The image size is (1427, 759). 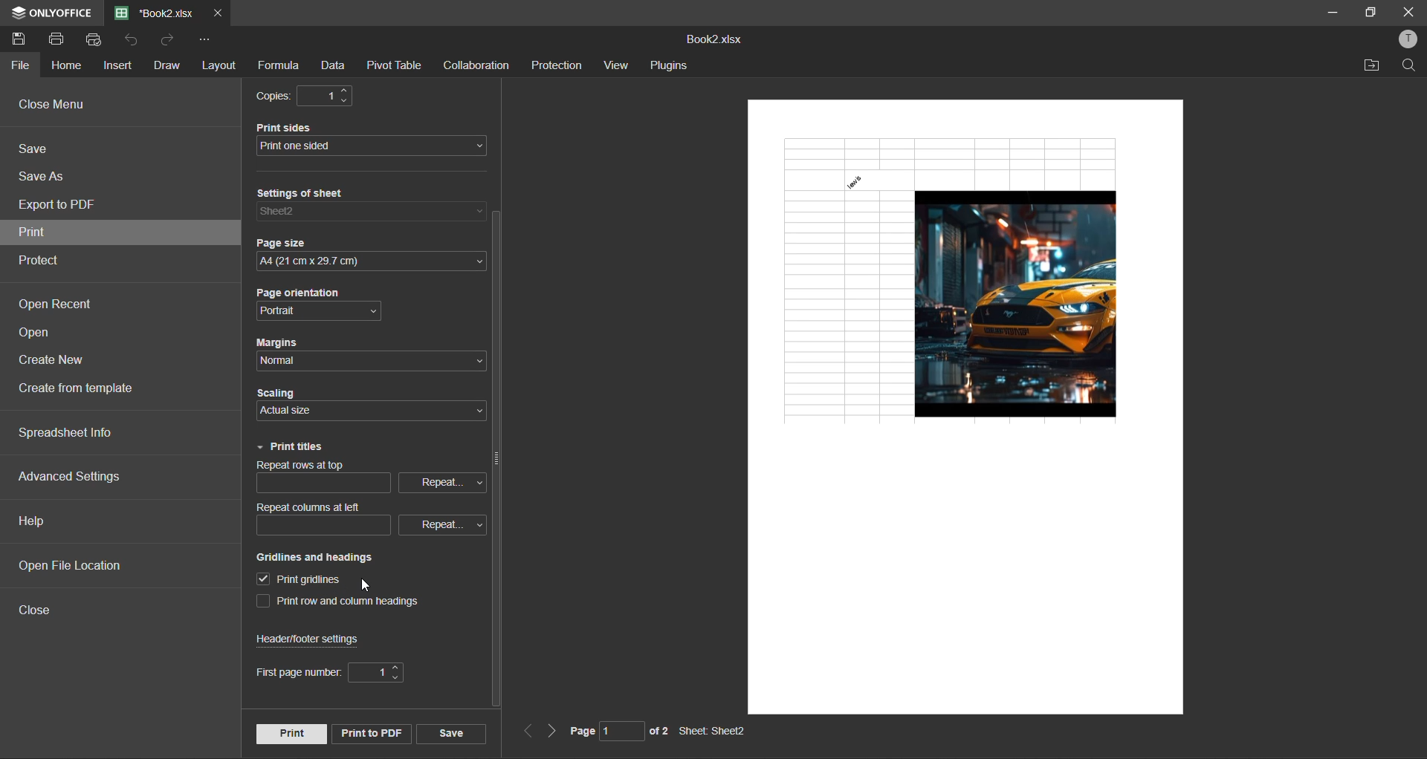 I want to click on open recent, so click(x=54, y=304).